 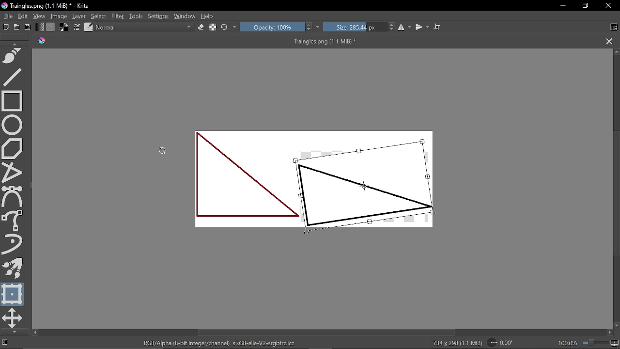 I want to click on Selection rotated, so click(x=382, y=186).